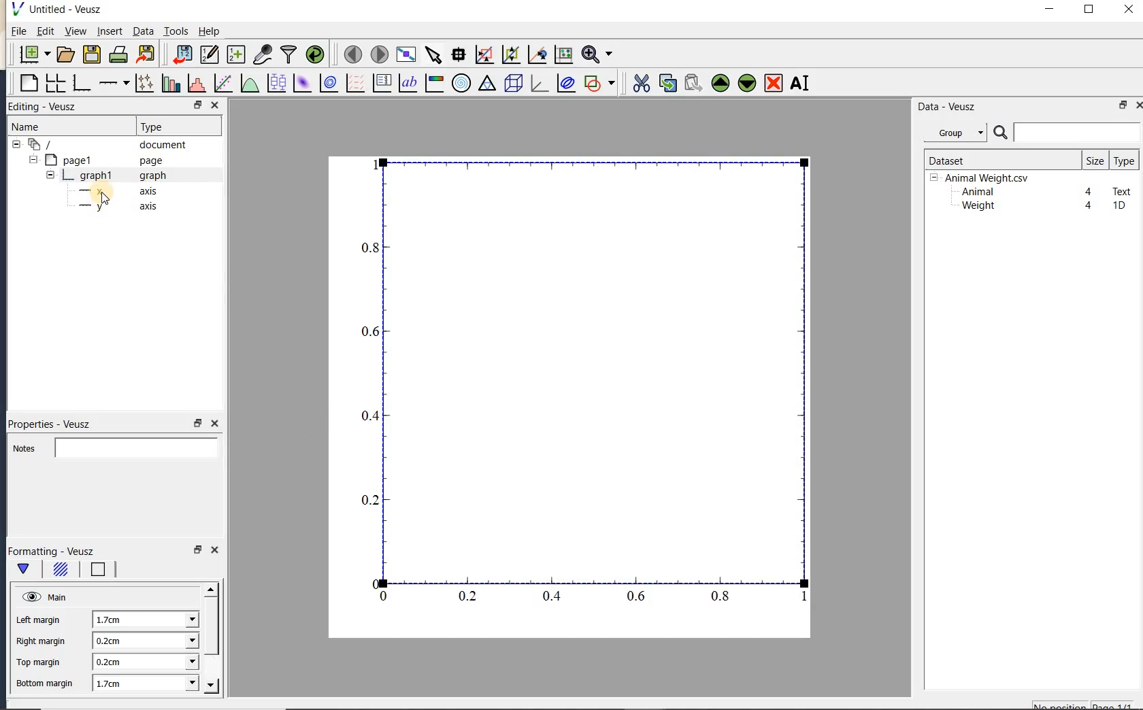 The image size is (1143, 710). I want to click on cursor, so click(103, 199).